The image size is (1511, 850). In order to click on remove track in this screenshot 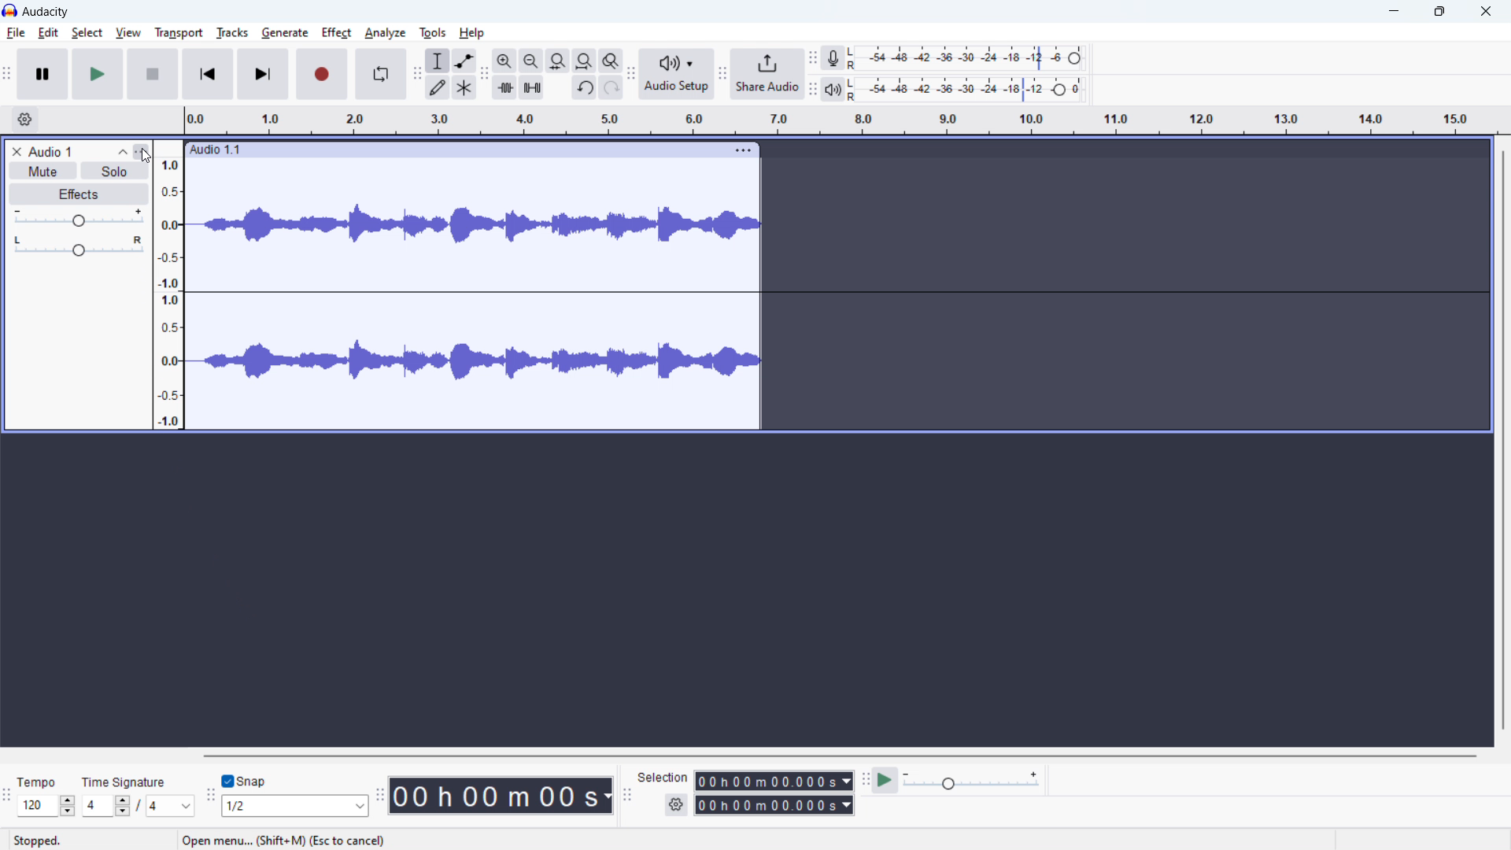, I will do `click(17, 151)`.